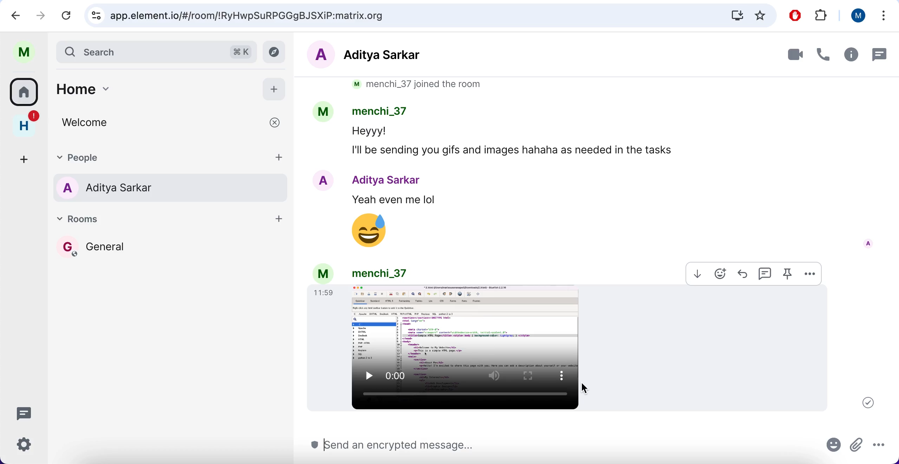 Image resolution: width=899 pixels, height=464 pixels. What do you see at coordinates (26, 446) in the screenshot?
I see `configuration` at bounding box center [26, 446].